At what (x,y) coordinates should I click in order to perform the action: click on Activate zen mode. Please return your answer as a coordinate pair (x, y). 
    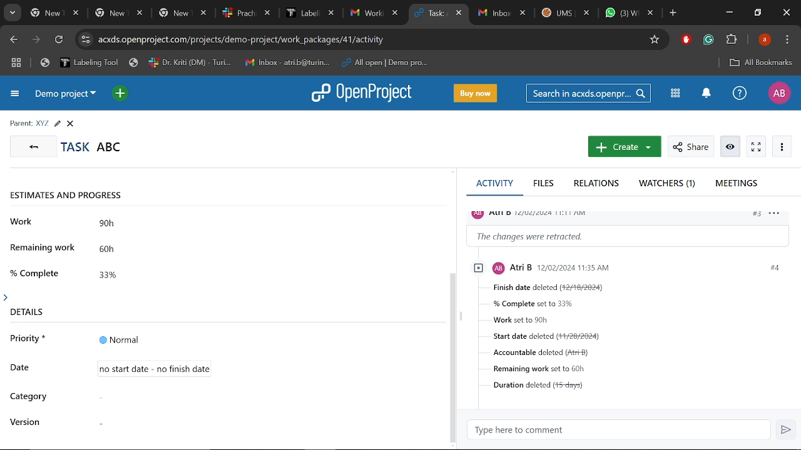
    Looking at the image, I should click on (756, 147).